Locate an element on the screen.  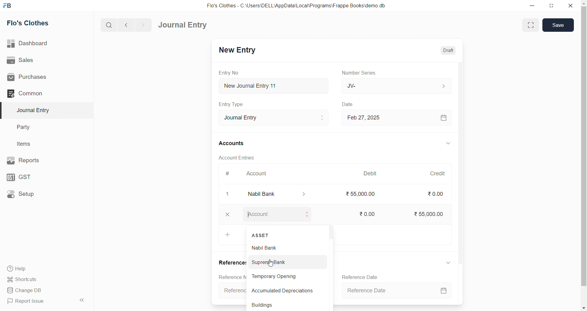
JV- is located at coordinates (399, 85).